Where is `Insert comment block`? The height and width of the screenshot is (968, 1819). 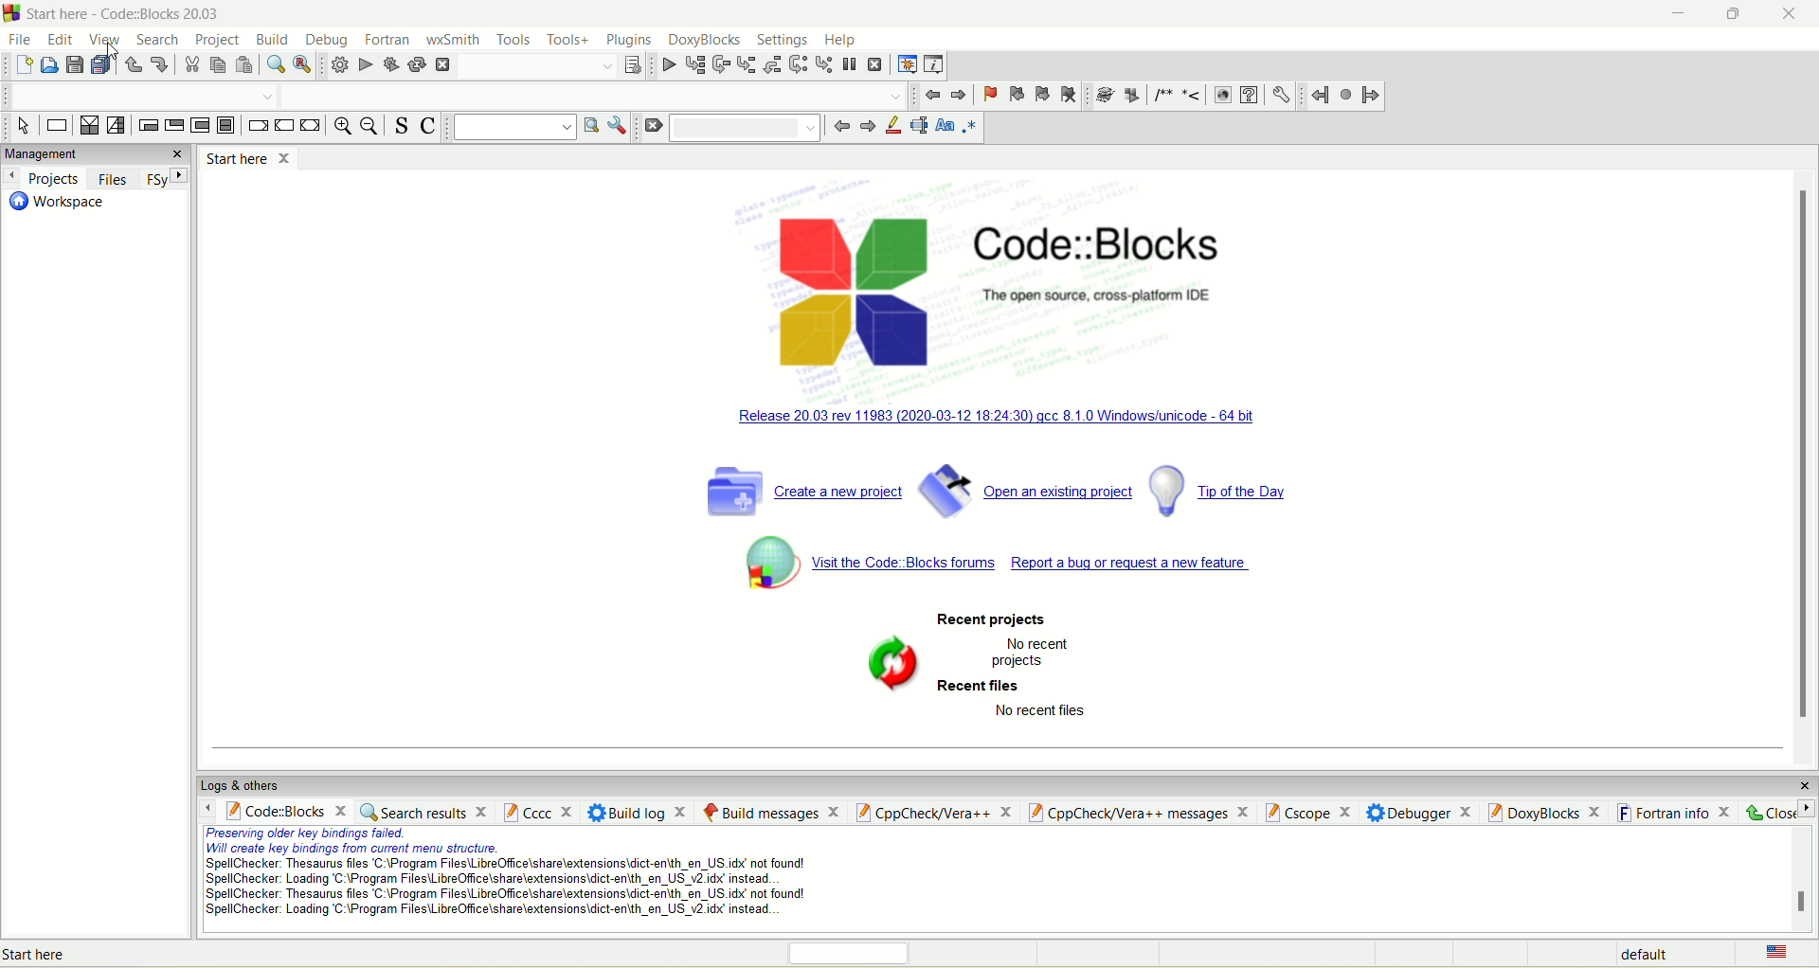
Insert comment block is located at coordinates (1160, 95).